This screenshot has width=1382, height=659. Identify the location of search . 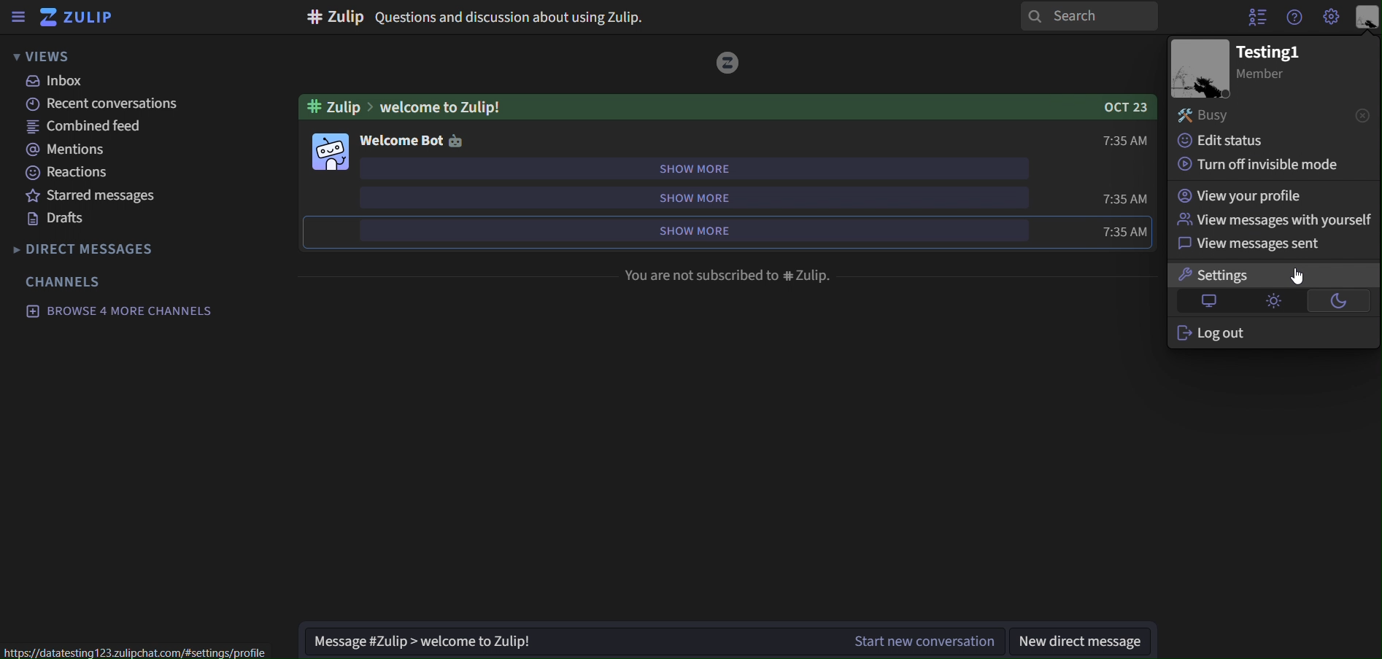
(1086, 16).